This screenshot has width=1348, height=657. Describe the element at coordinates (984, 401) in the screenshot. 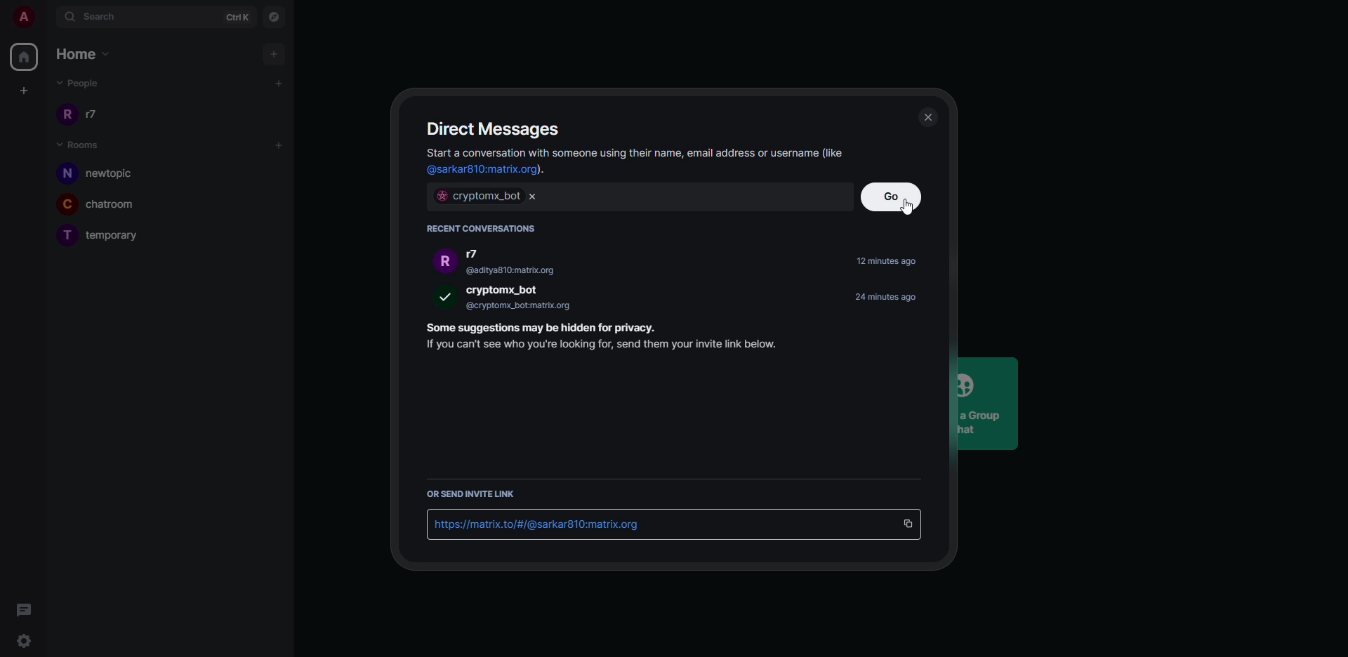

I see `Create a GroupChat` at that location.